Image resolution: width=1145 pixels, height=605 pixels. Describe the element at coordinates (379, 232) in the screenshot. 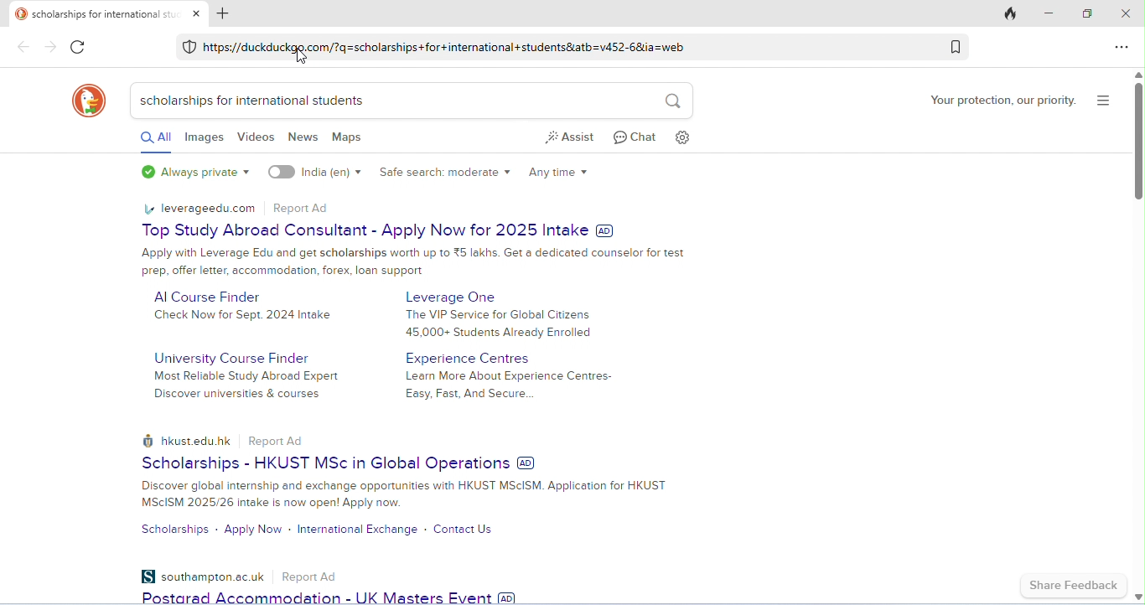

I see `Top Study Abroad Consultant - Apply Now for 2025 Intake ` at that location.